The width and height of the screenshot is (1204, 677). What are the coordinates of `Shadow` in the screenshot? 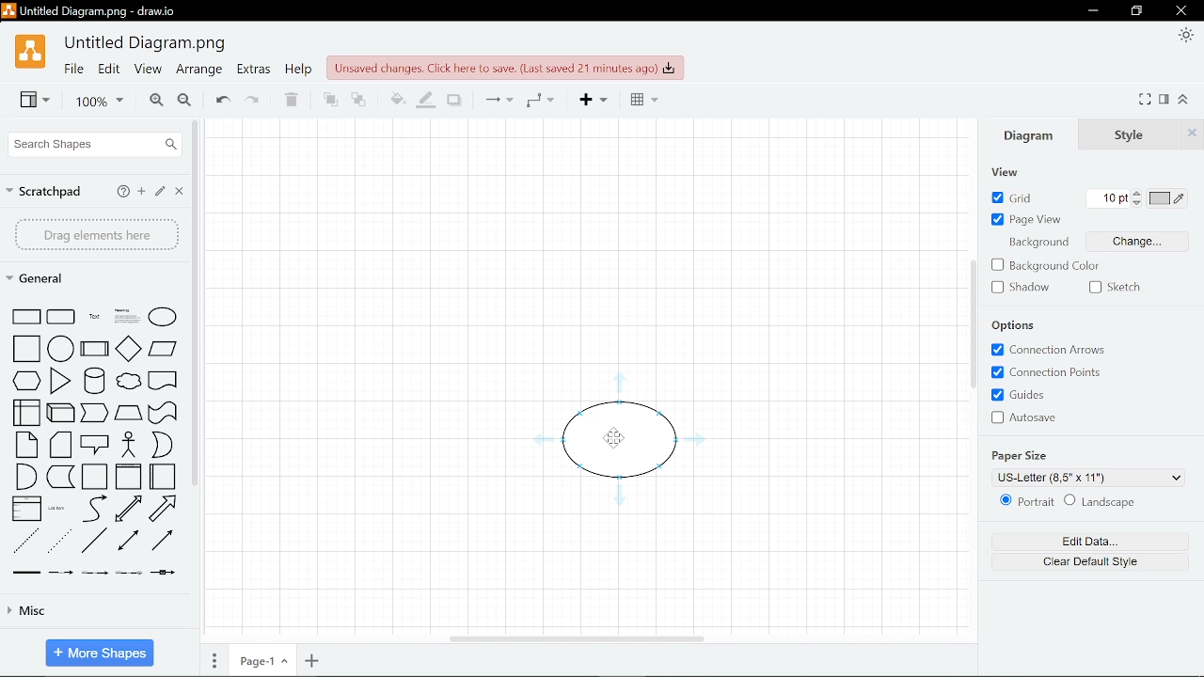 It's located at (1020, 288).